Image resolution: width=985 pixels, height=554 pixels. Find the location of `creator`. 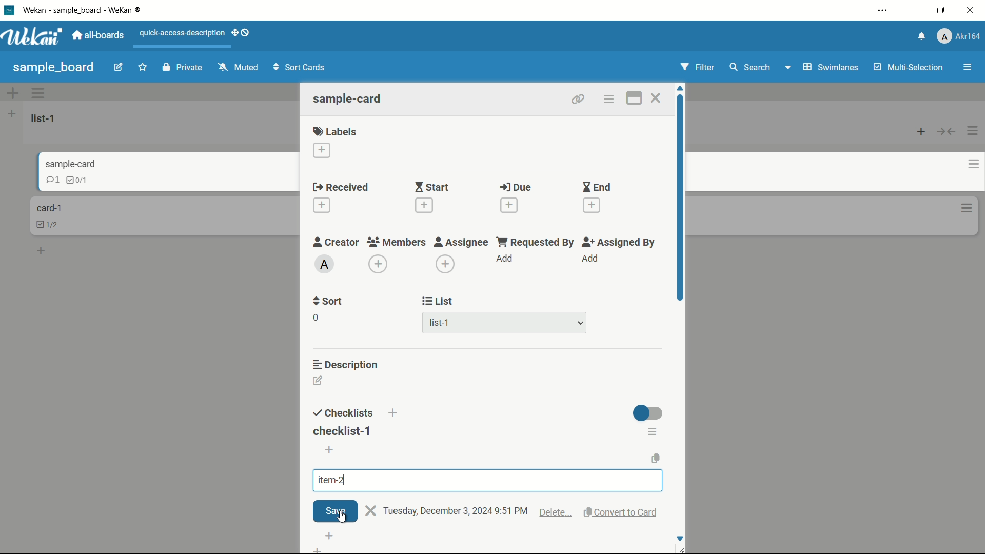

creator is located at coordinates (336, 242).